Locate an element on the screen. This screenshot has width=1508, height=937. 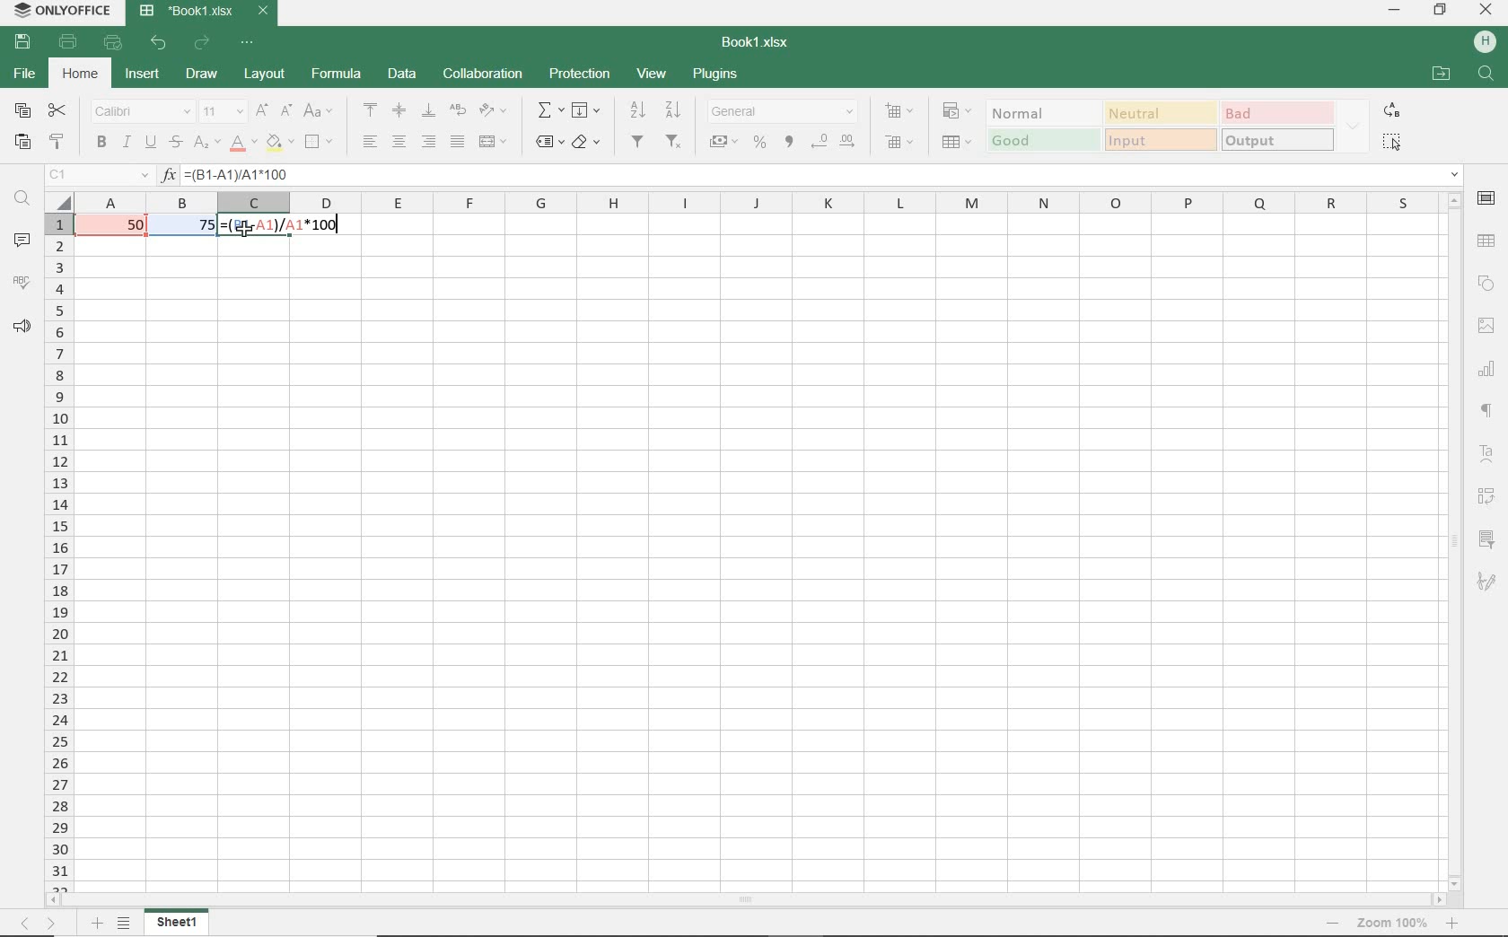
move sheets is located at coordinates (38, 923).